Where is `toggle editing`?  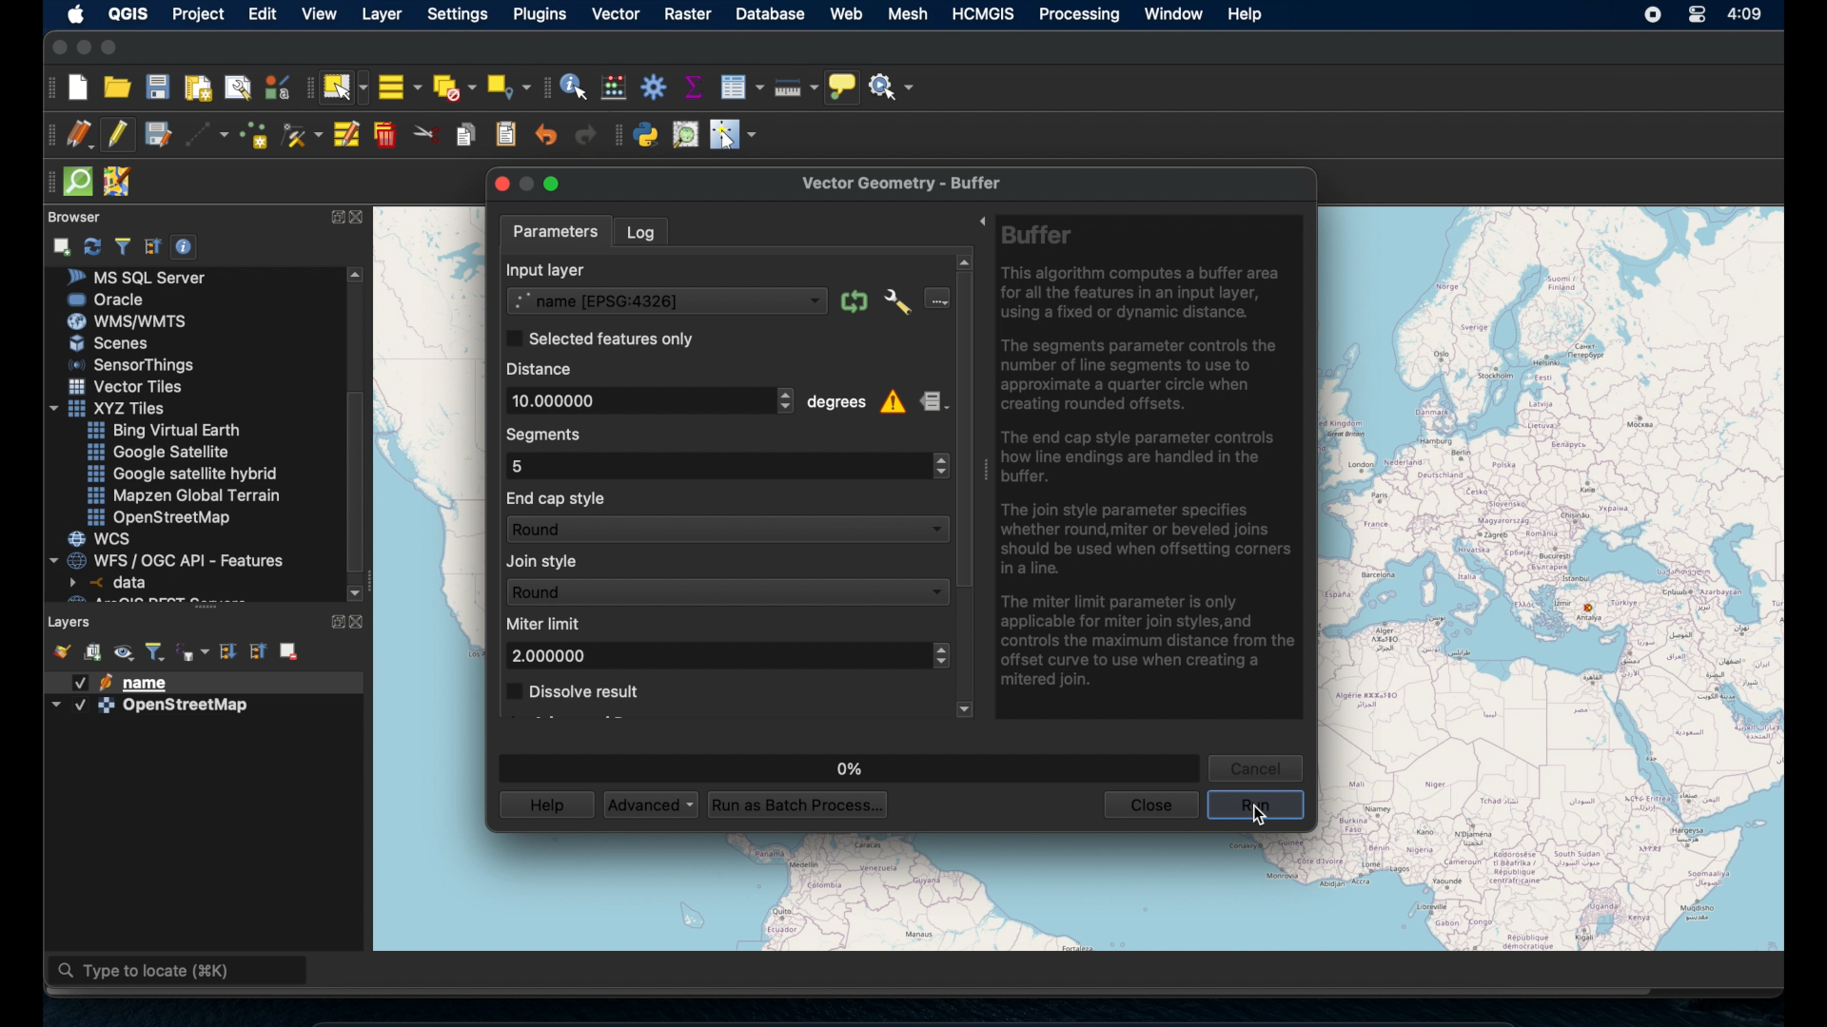 toggle editing is located at coordinates (117, 134).